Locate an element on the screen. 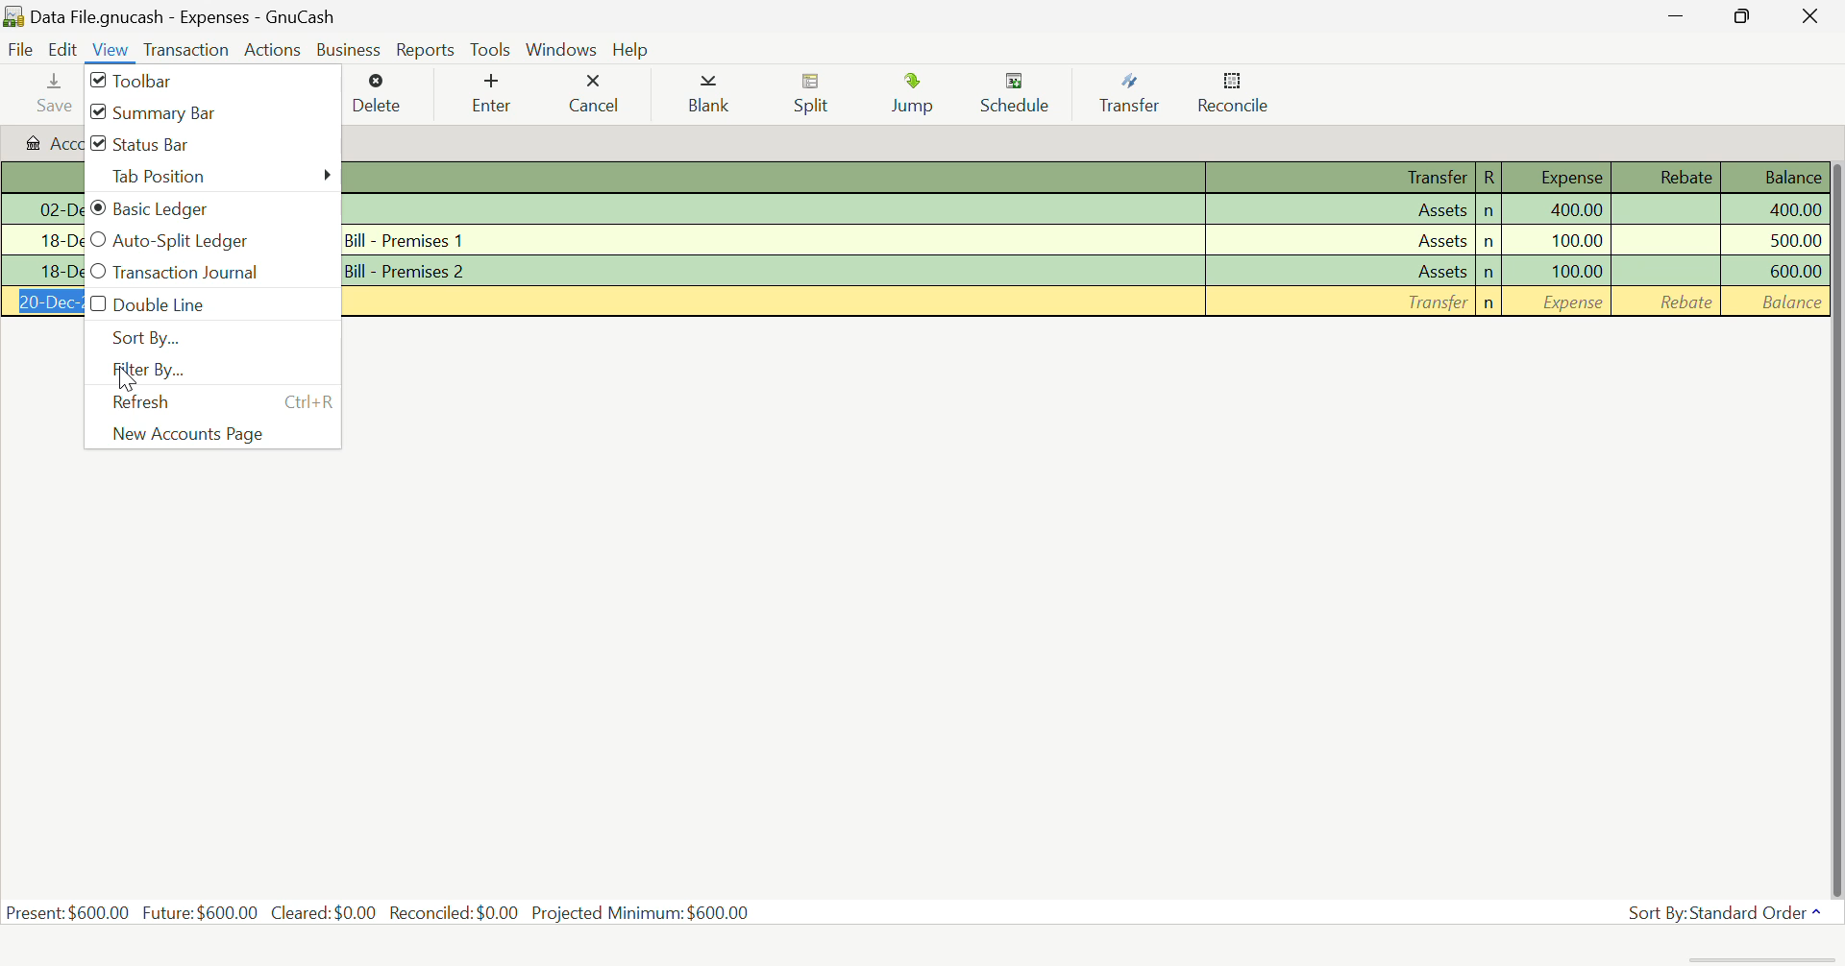 This screenshot has width=1845, height=966. Auto-Split Ledger is located at coordinates (211, 242).